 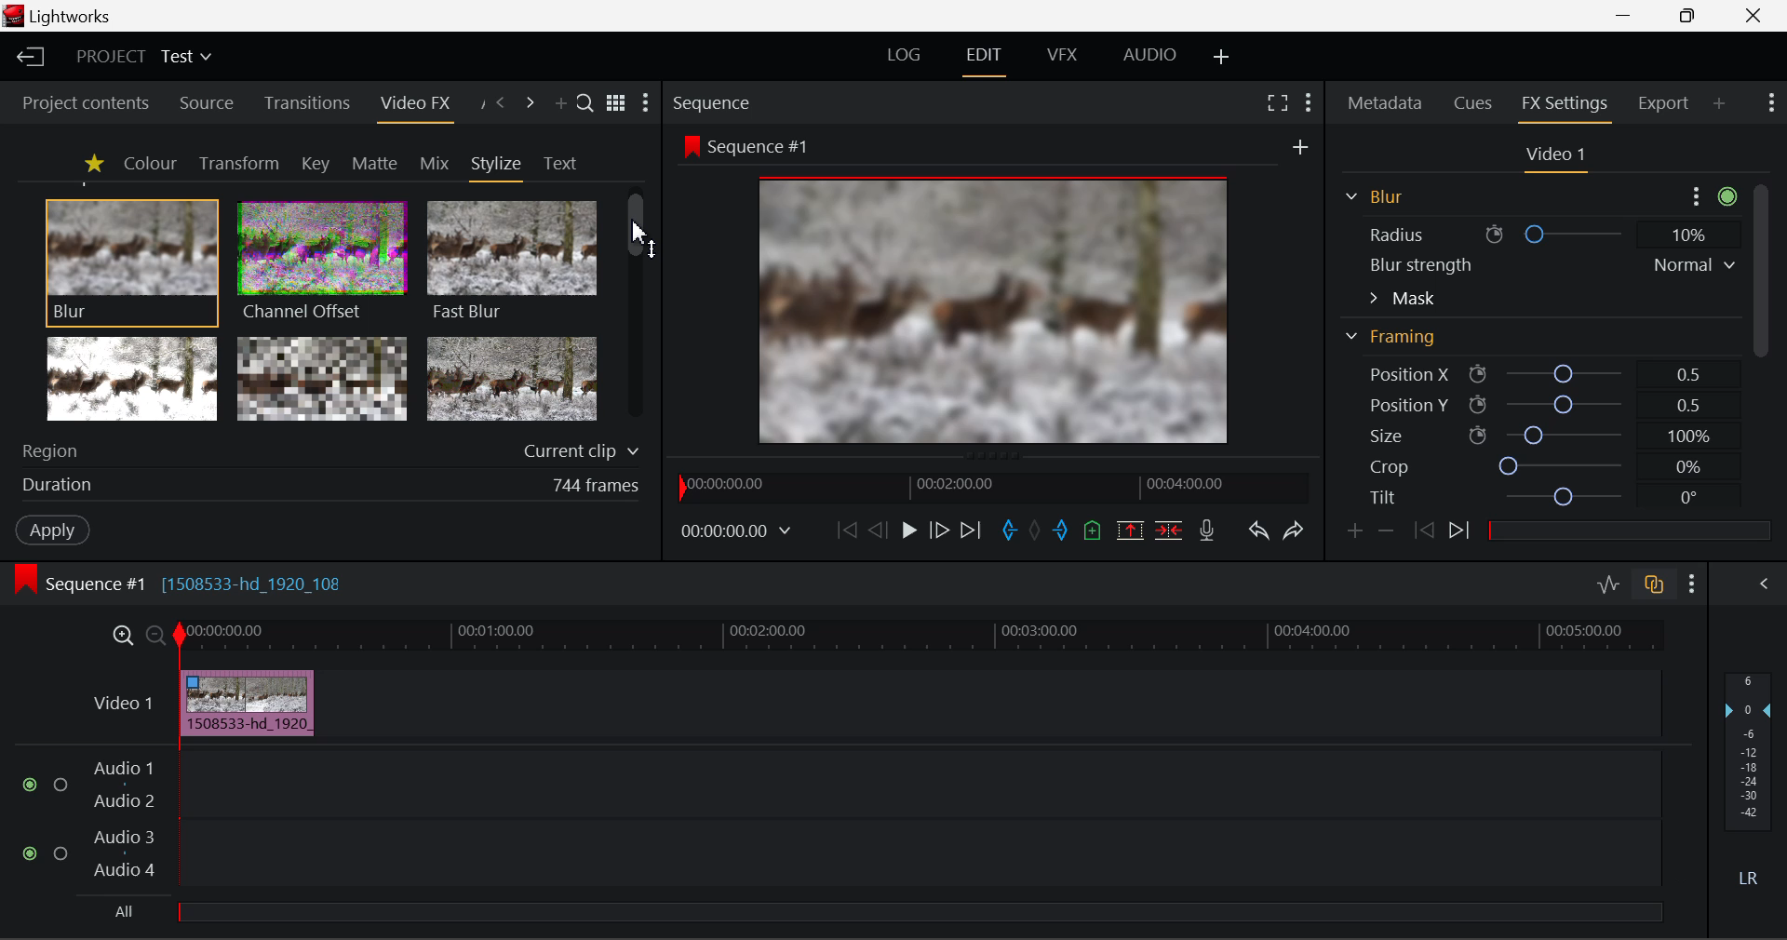 What do you see at coordinates (324, 380) in the screenshot?
I see `Mosaic` at bounding box center [324, 380].